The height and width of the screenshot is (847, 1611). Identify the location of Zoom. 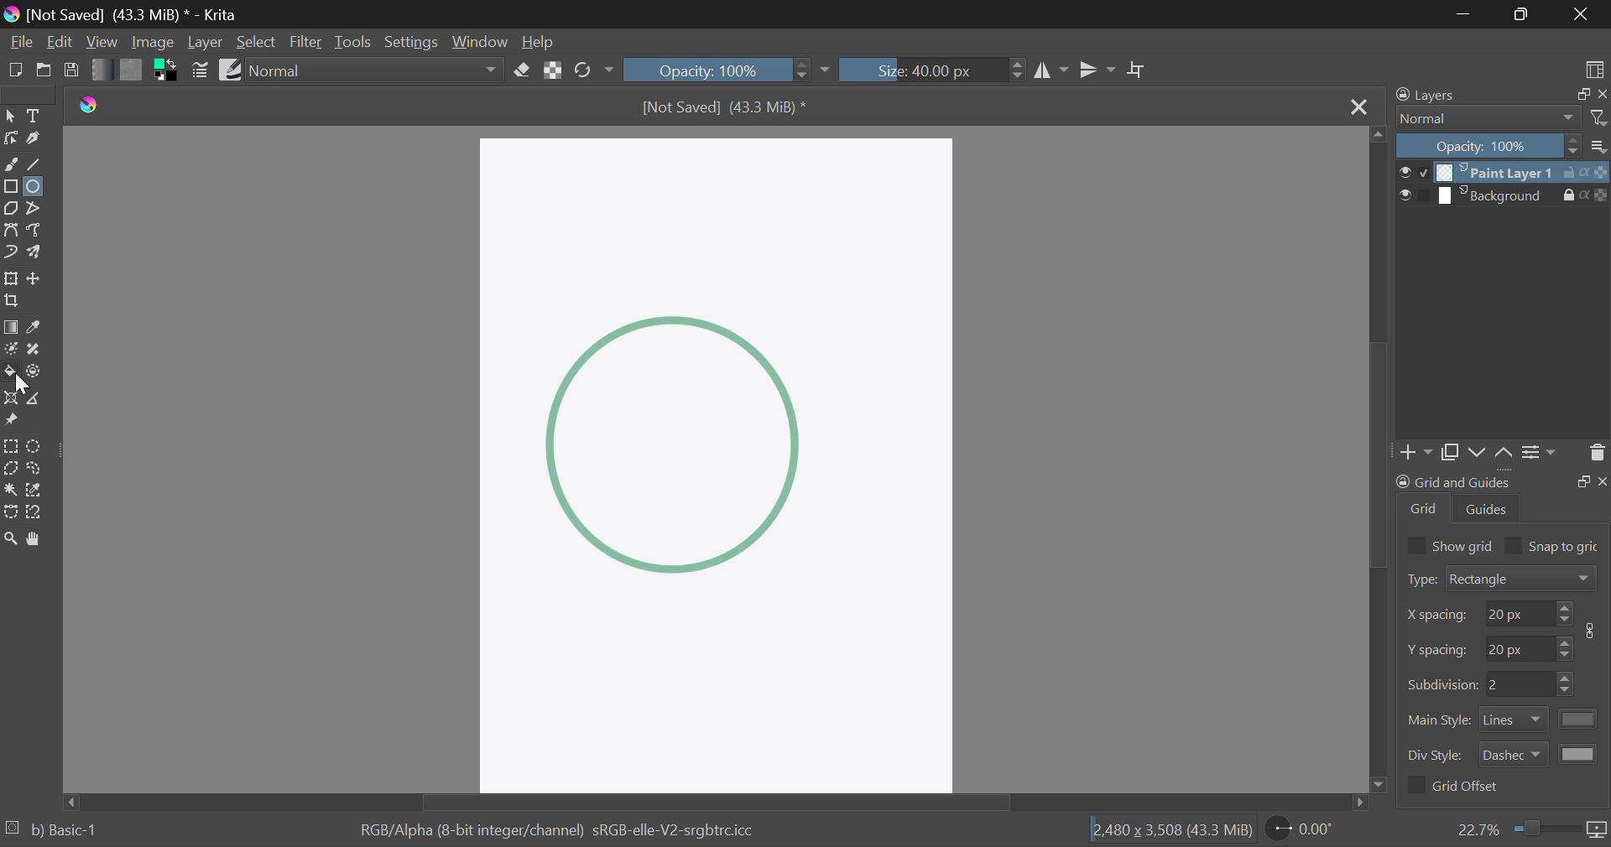
(11, 538).